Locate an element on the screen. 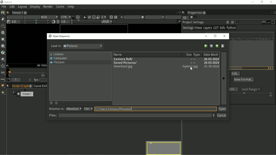  Filter is located at coordinates (131, 115).